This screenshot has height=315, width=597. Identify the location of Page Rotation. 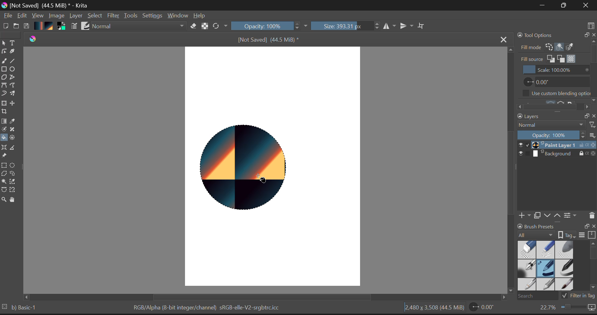
(482, 308).